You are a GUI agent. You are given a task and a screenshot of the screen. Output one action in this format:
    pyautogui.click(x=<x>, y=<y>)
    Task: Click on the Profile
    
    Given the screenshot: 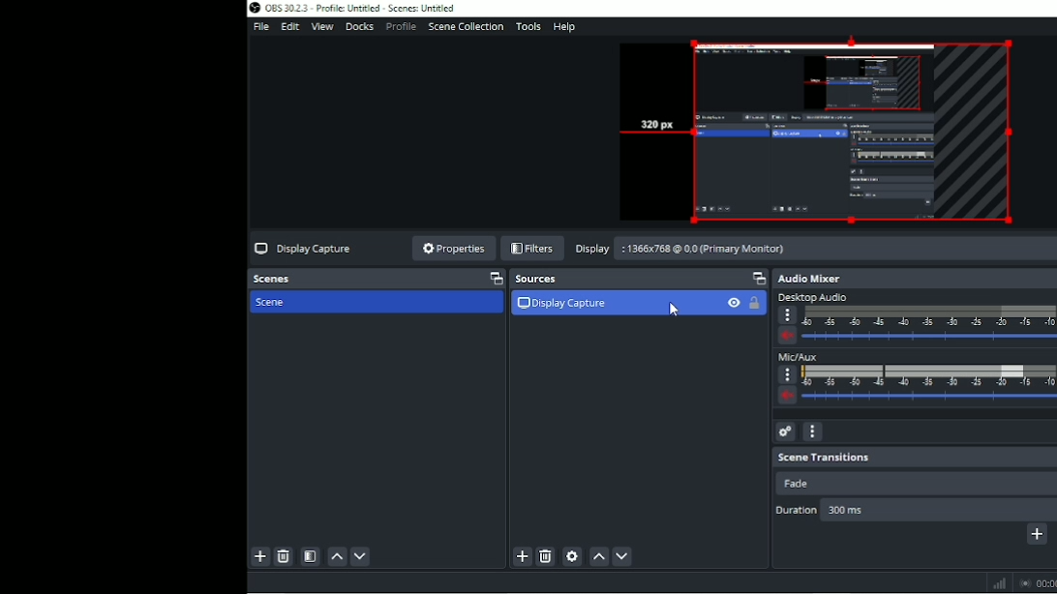 What is the action you would take?
    pyautogui.click(x=401, y=27)
    